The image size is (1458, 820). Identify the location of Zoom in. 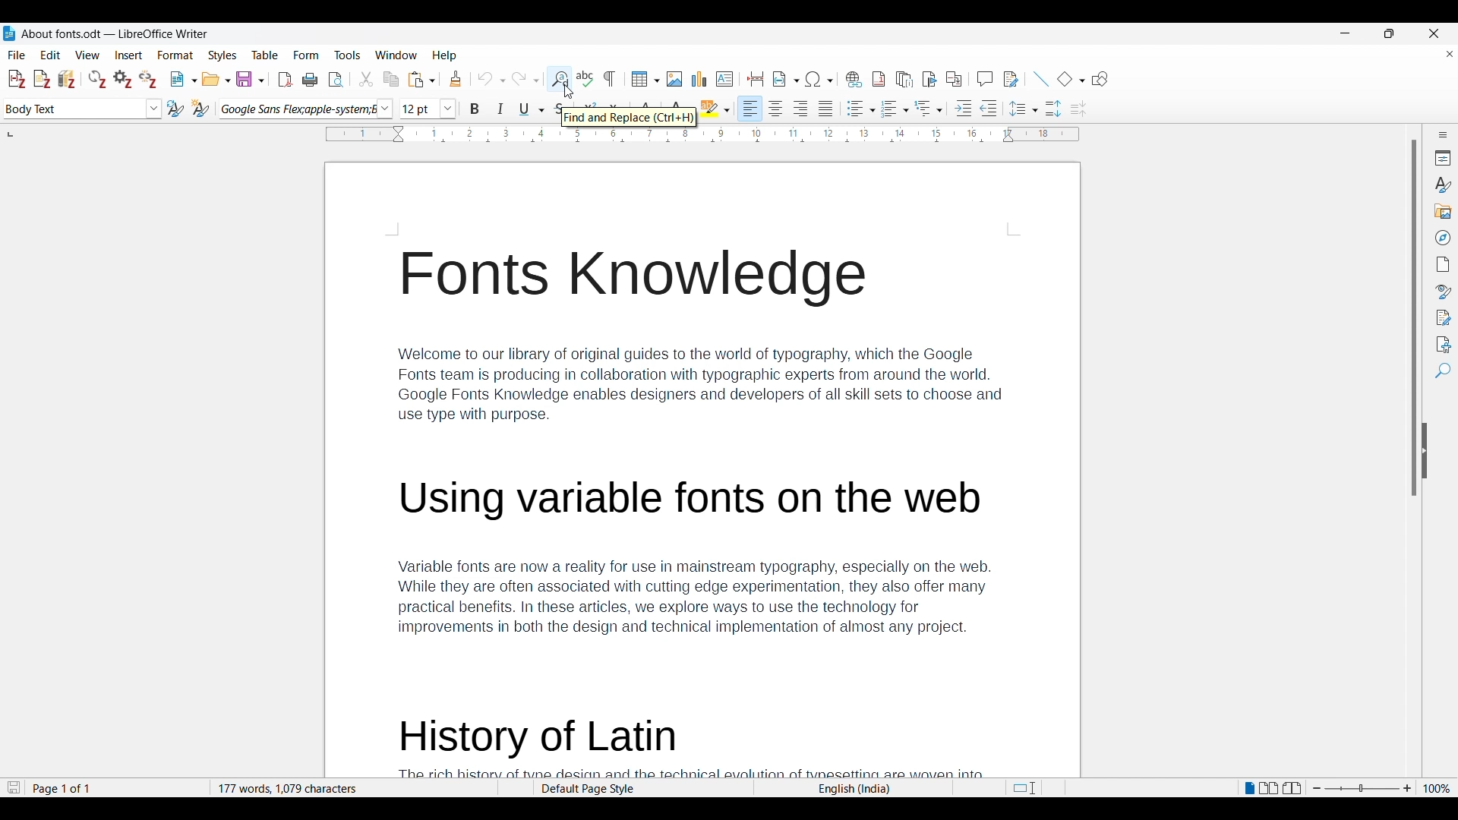
(1408, 789).